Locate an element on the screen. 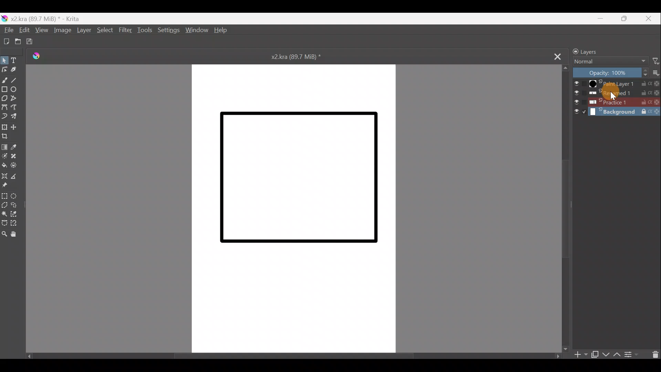 This screenshot has height=372, width=661. Select shapes tool is located at coordinates (4, 60).